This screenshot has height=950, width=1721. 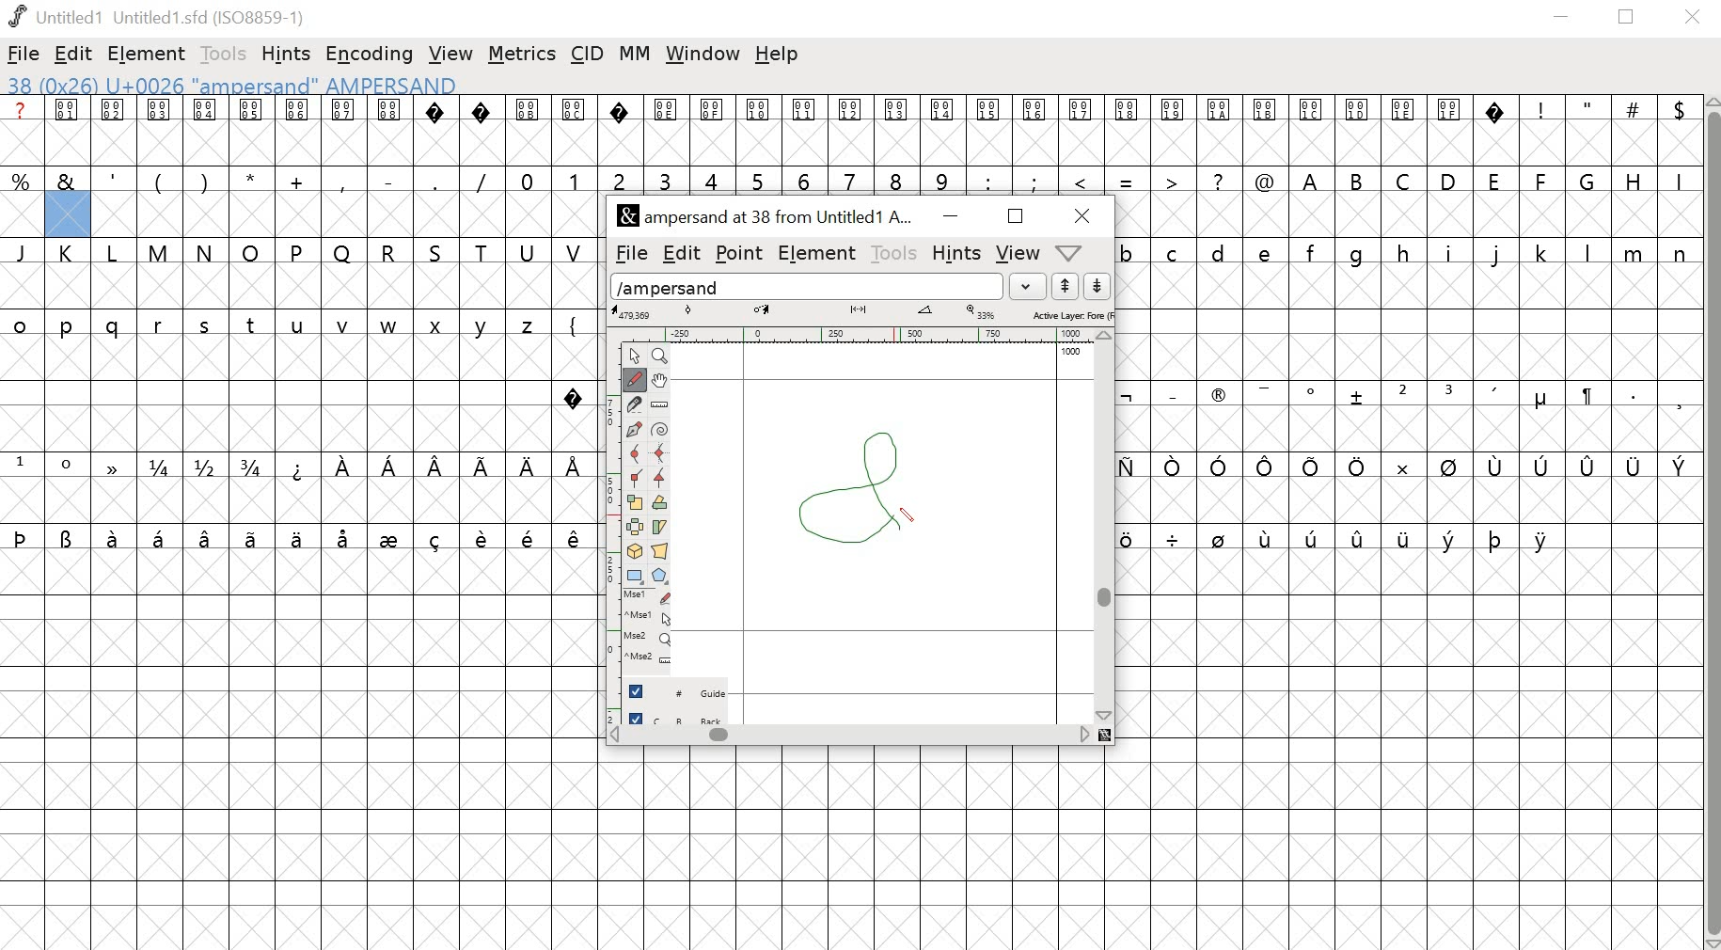 I want to click on P, so click(x=298, y=252).